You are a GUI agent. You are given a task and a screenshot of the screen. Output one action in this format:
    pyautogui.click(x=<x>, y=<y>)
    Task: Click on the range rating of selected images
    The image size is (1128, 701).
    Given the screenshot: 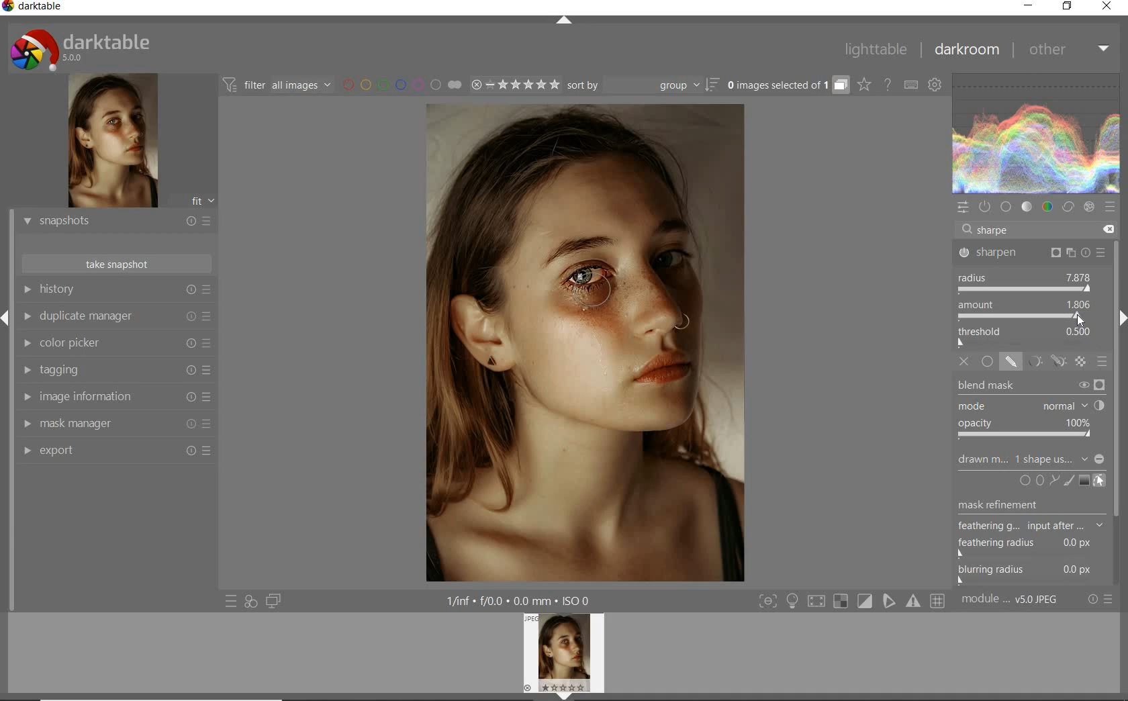 What is the action you would take?
    pyautogui.click(x=514, y=86)
    